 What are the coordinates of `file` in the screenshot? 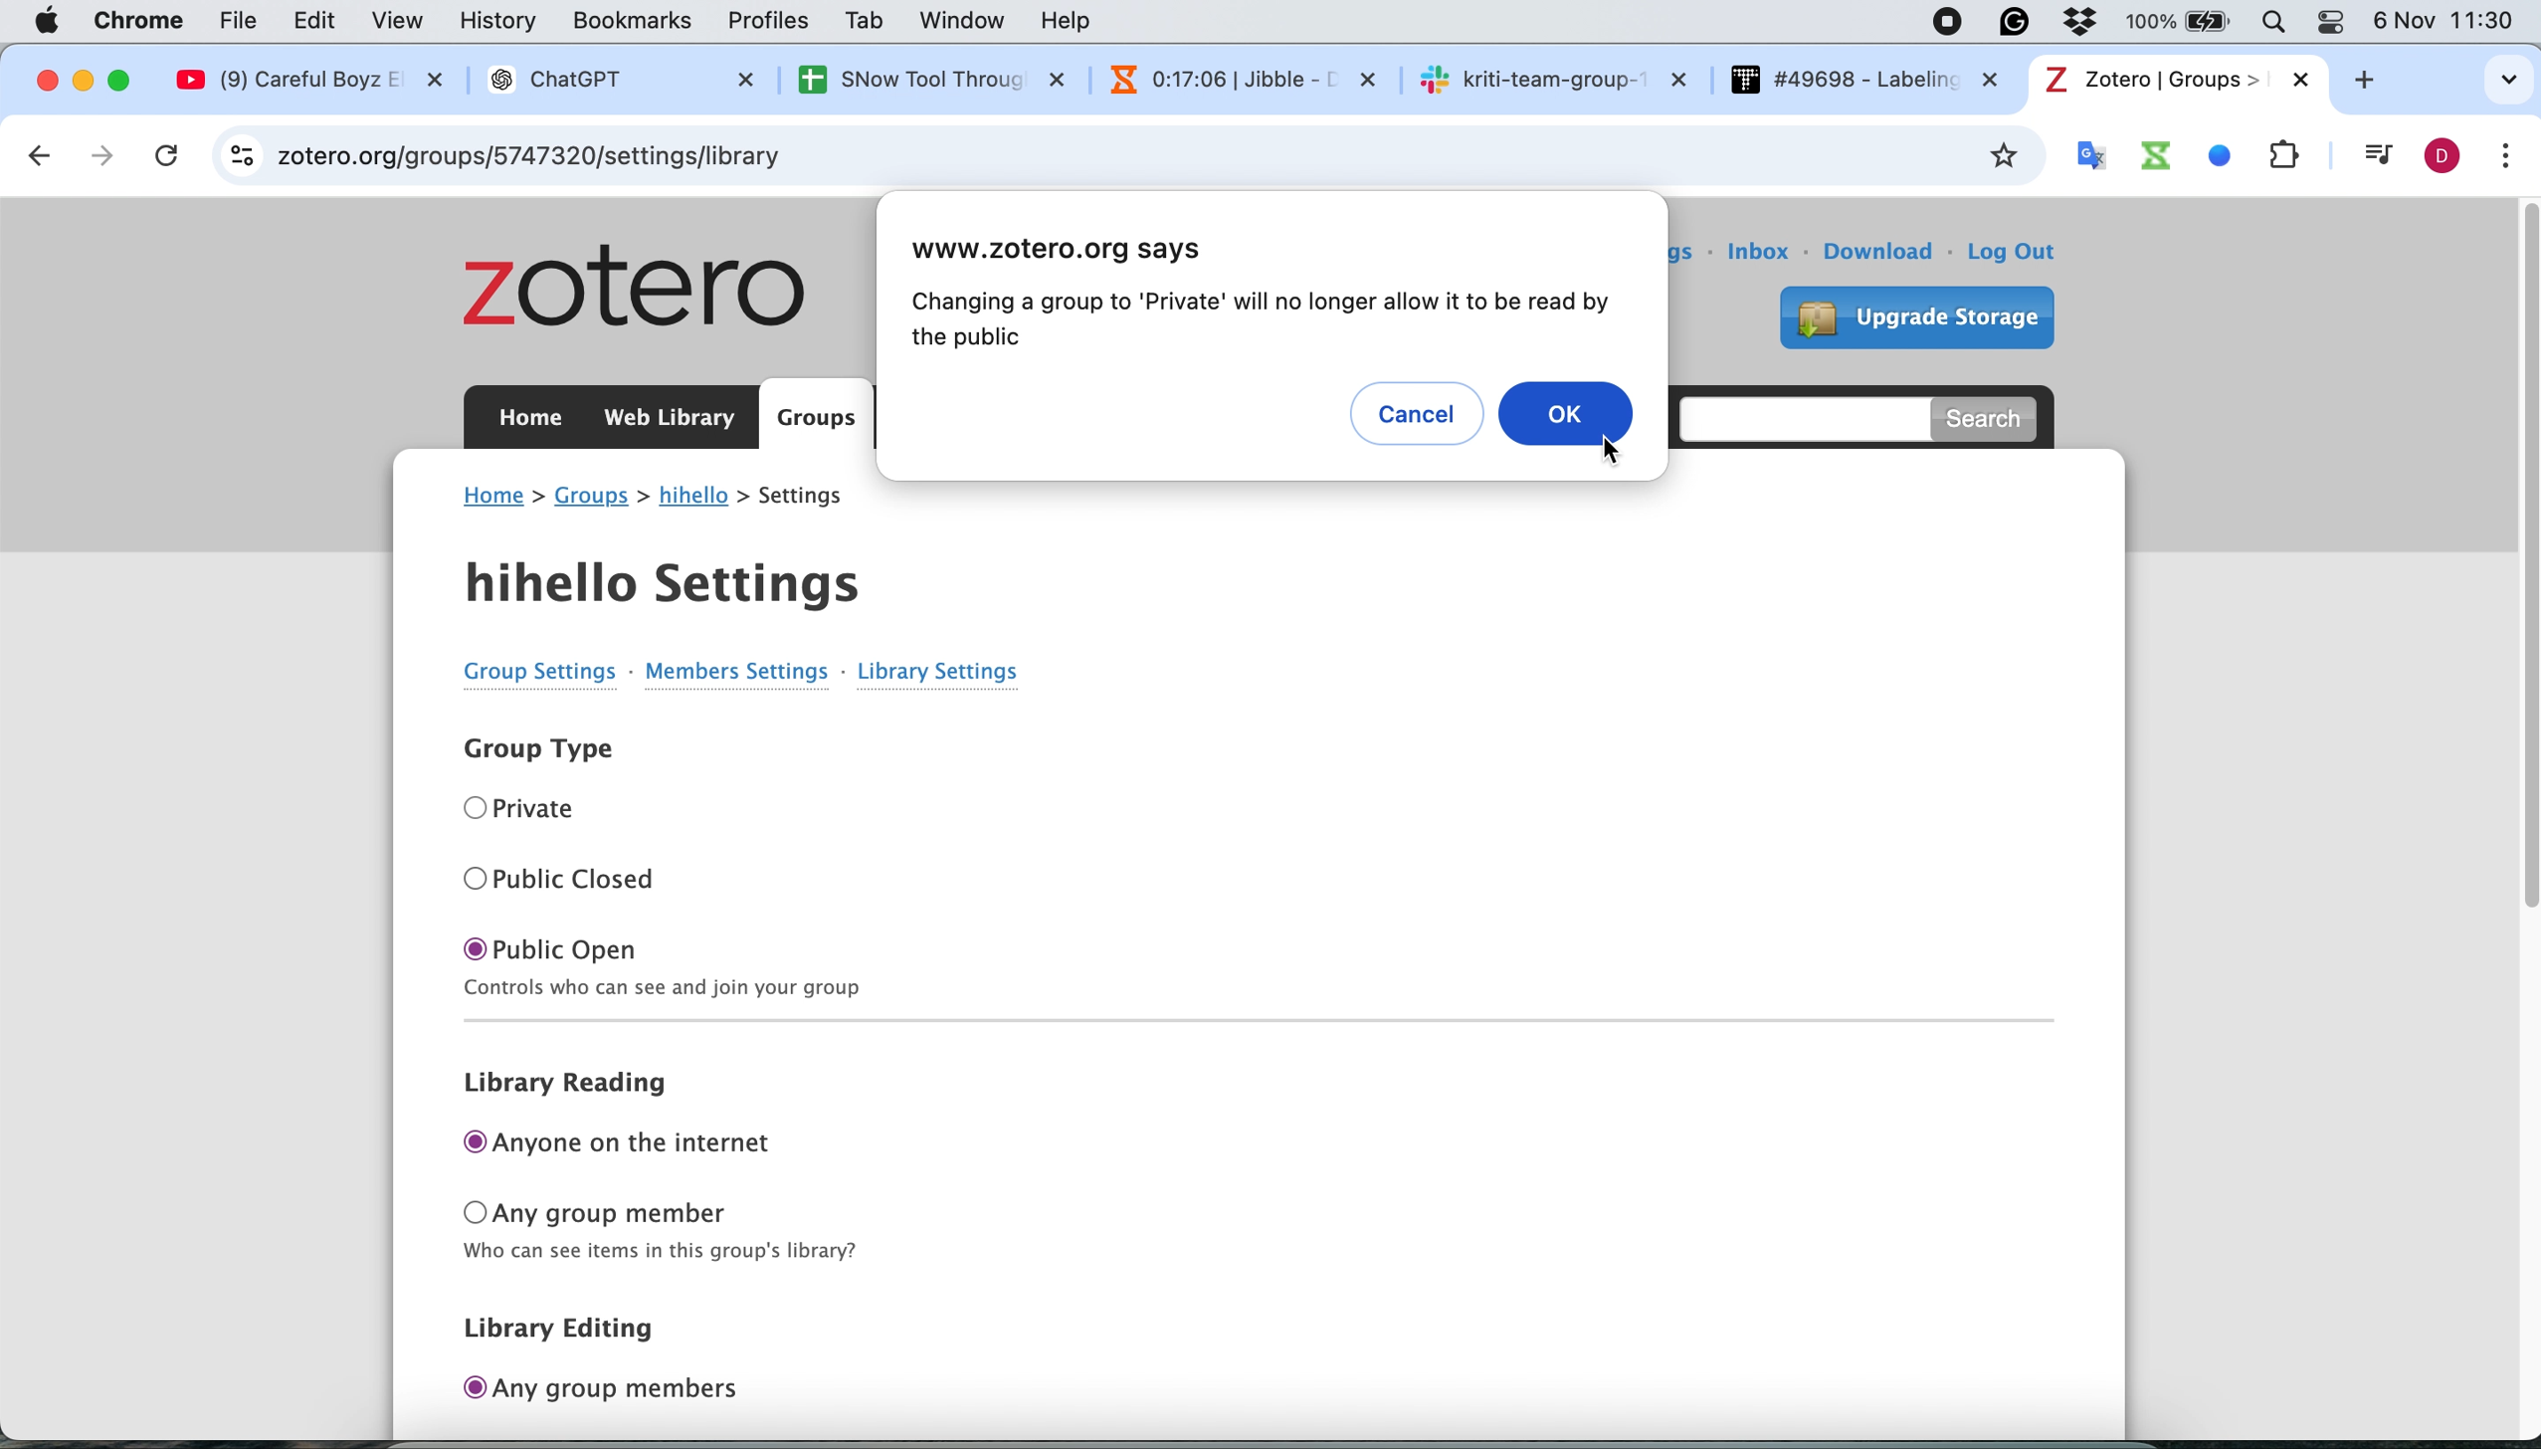 It's located at (245, 21).